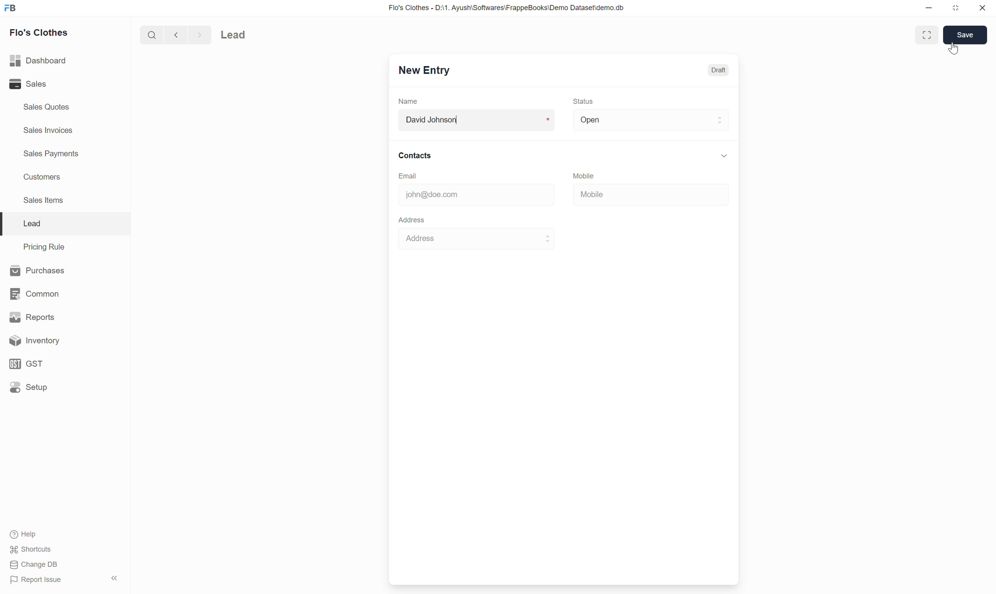 This screenshot has width=996, height=594. I want to click on Sales Quotes, so click(48, 108).